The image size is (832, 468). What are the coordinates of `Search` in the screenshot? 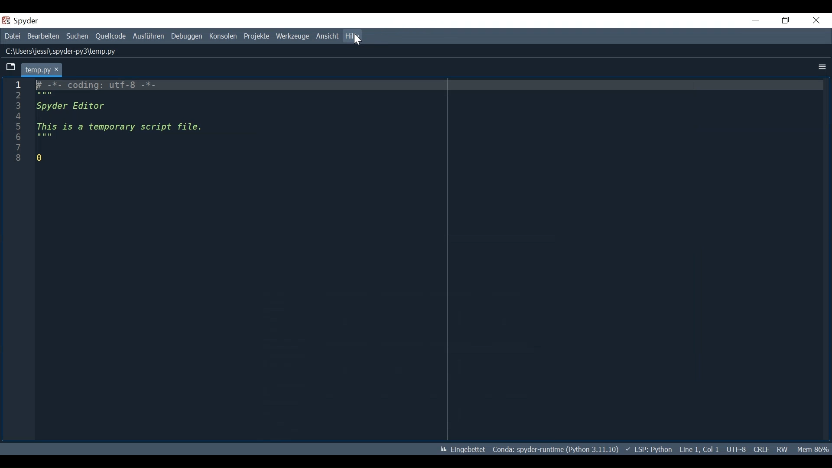 It's located at (77, 36).